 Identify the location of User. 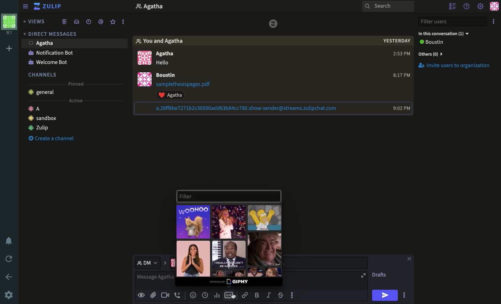
(44, 43).